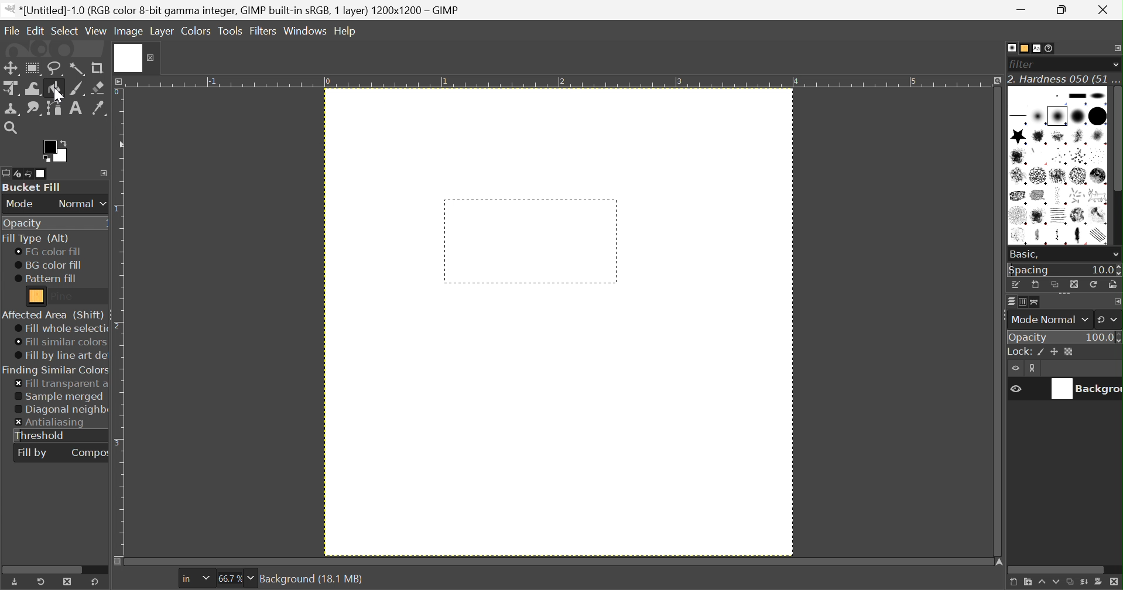  I want to click on Pencil, so click(1060, 236).